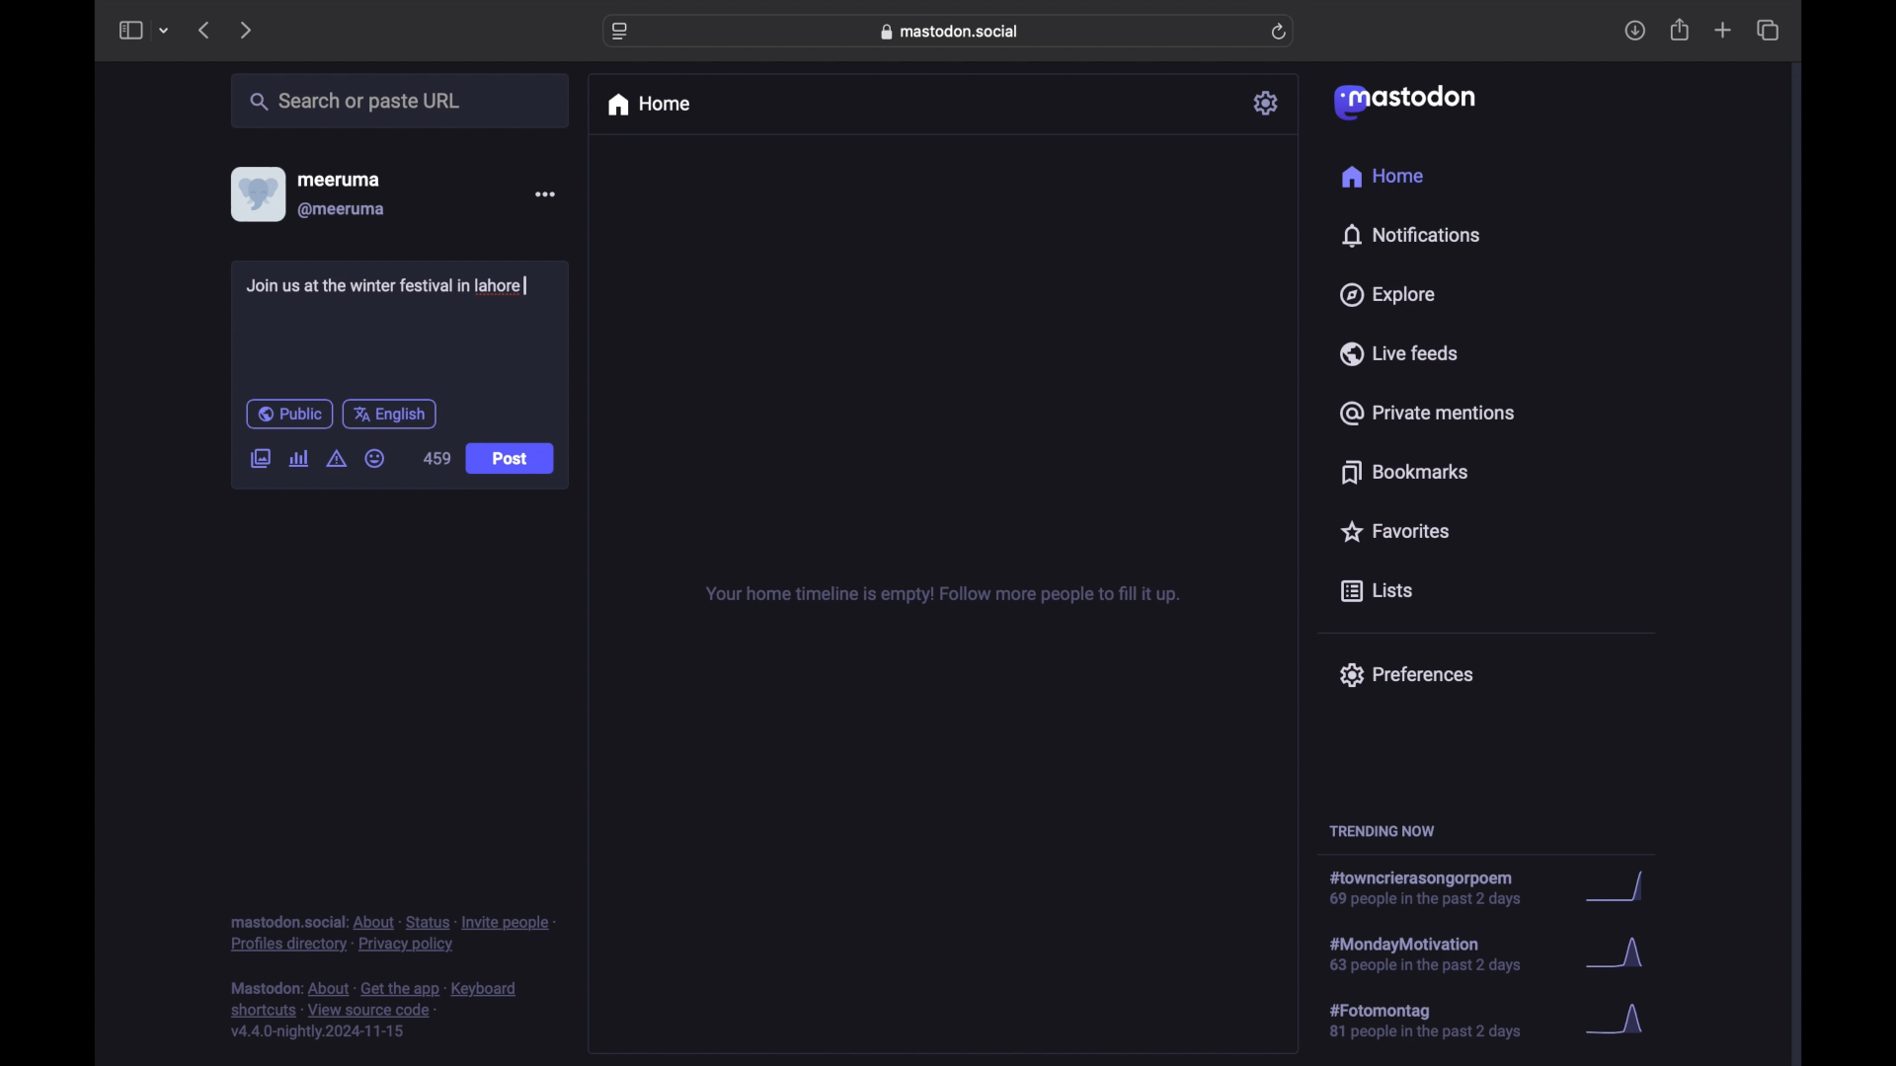  I want to click on share, so click(1681, 31).